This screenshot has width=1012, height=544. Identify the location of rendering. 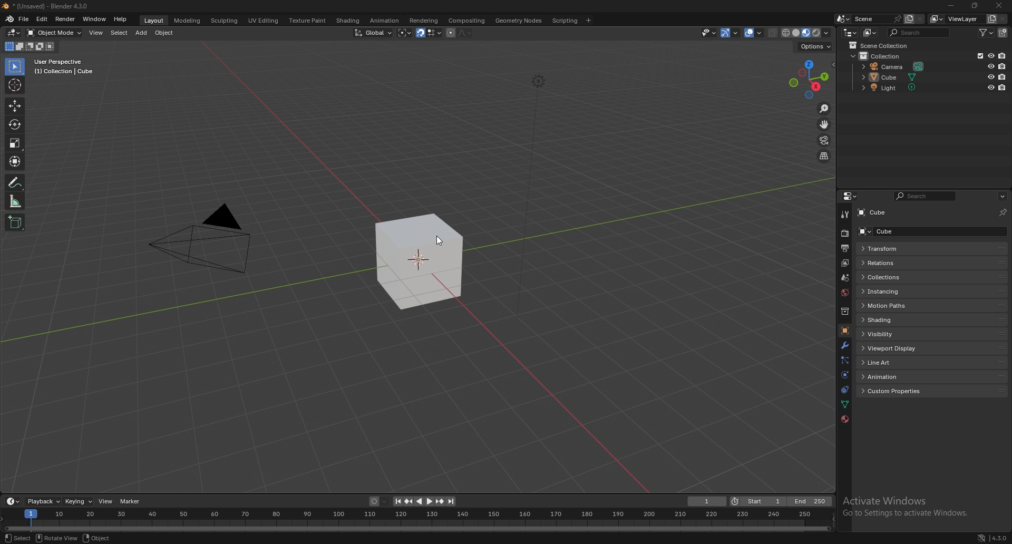
(423, 20).